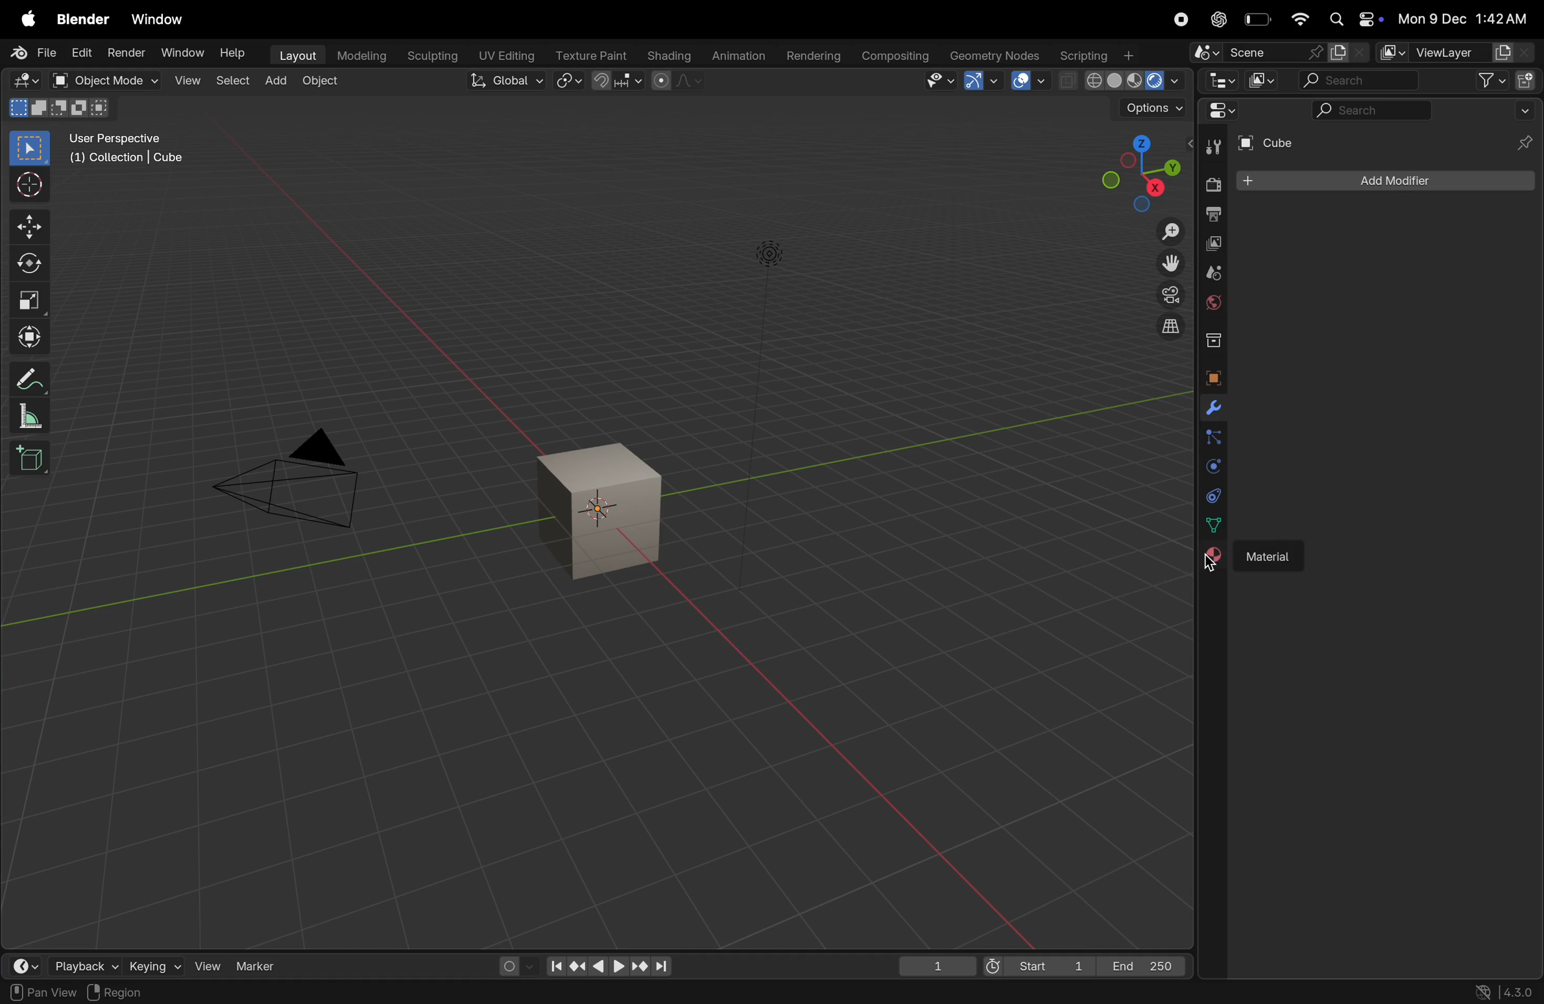 The width and height of the screenshot is (1544, 1004). What do you see at coordinates (1211, 466) in the screenshot?
I see `physics` at bounding box center [1211, 466].